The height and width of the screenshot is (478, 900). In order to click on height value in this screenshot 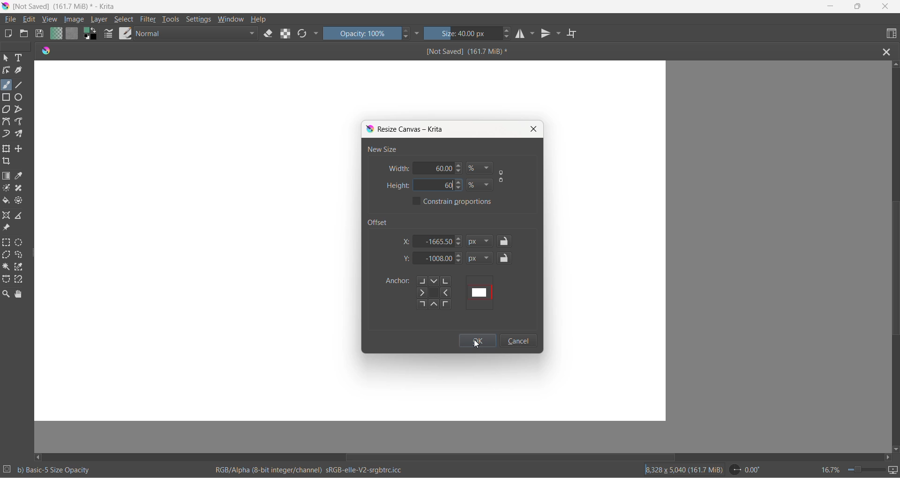, I will do `click(445, 186)`.